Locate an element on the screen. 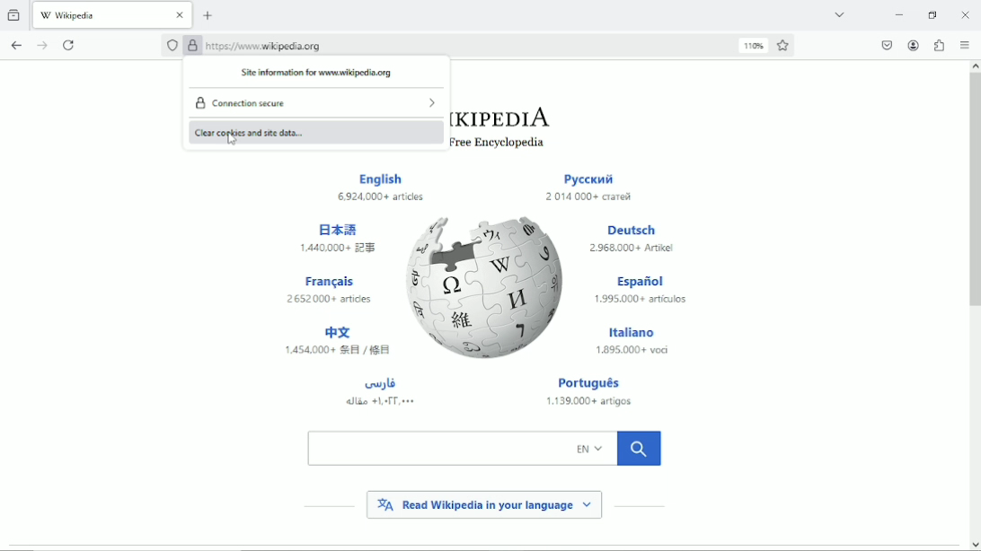 This screenshot has height=551, width=981. extensions is located at coordinates (940, 45).